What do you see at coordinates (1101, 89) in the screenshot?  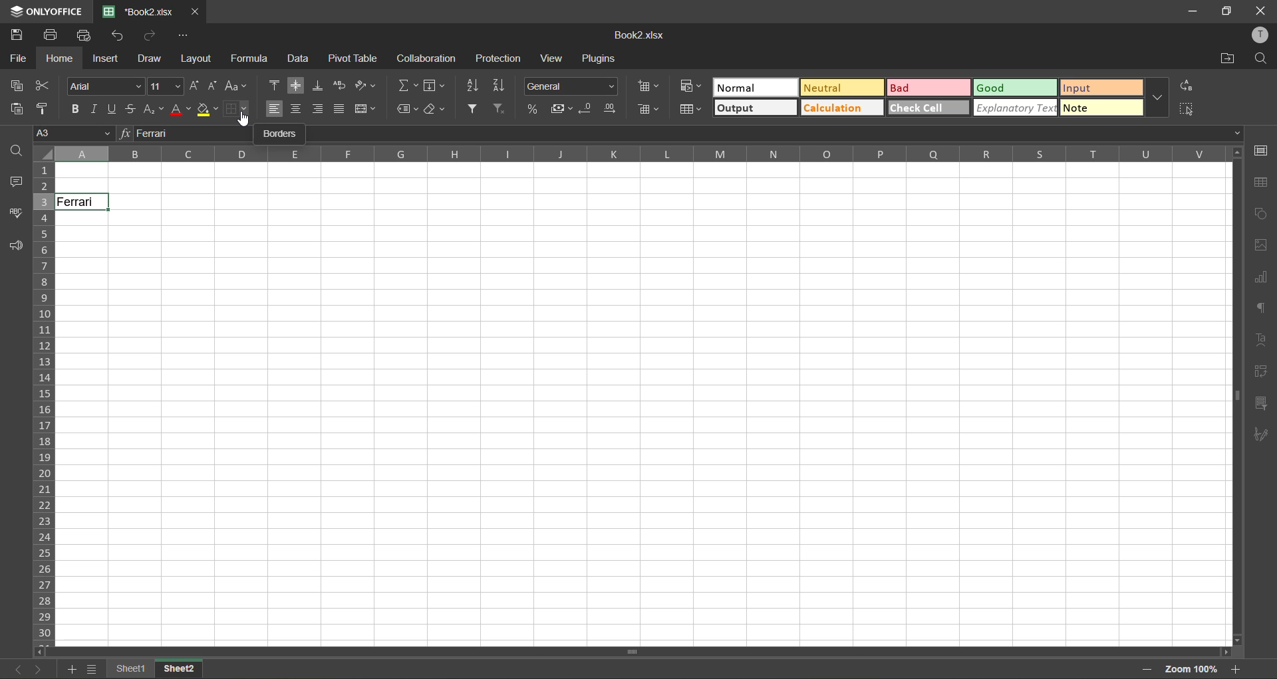 I see `input` at bounding box center [1101, 89].